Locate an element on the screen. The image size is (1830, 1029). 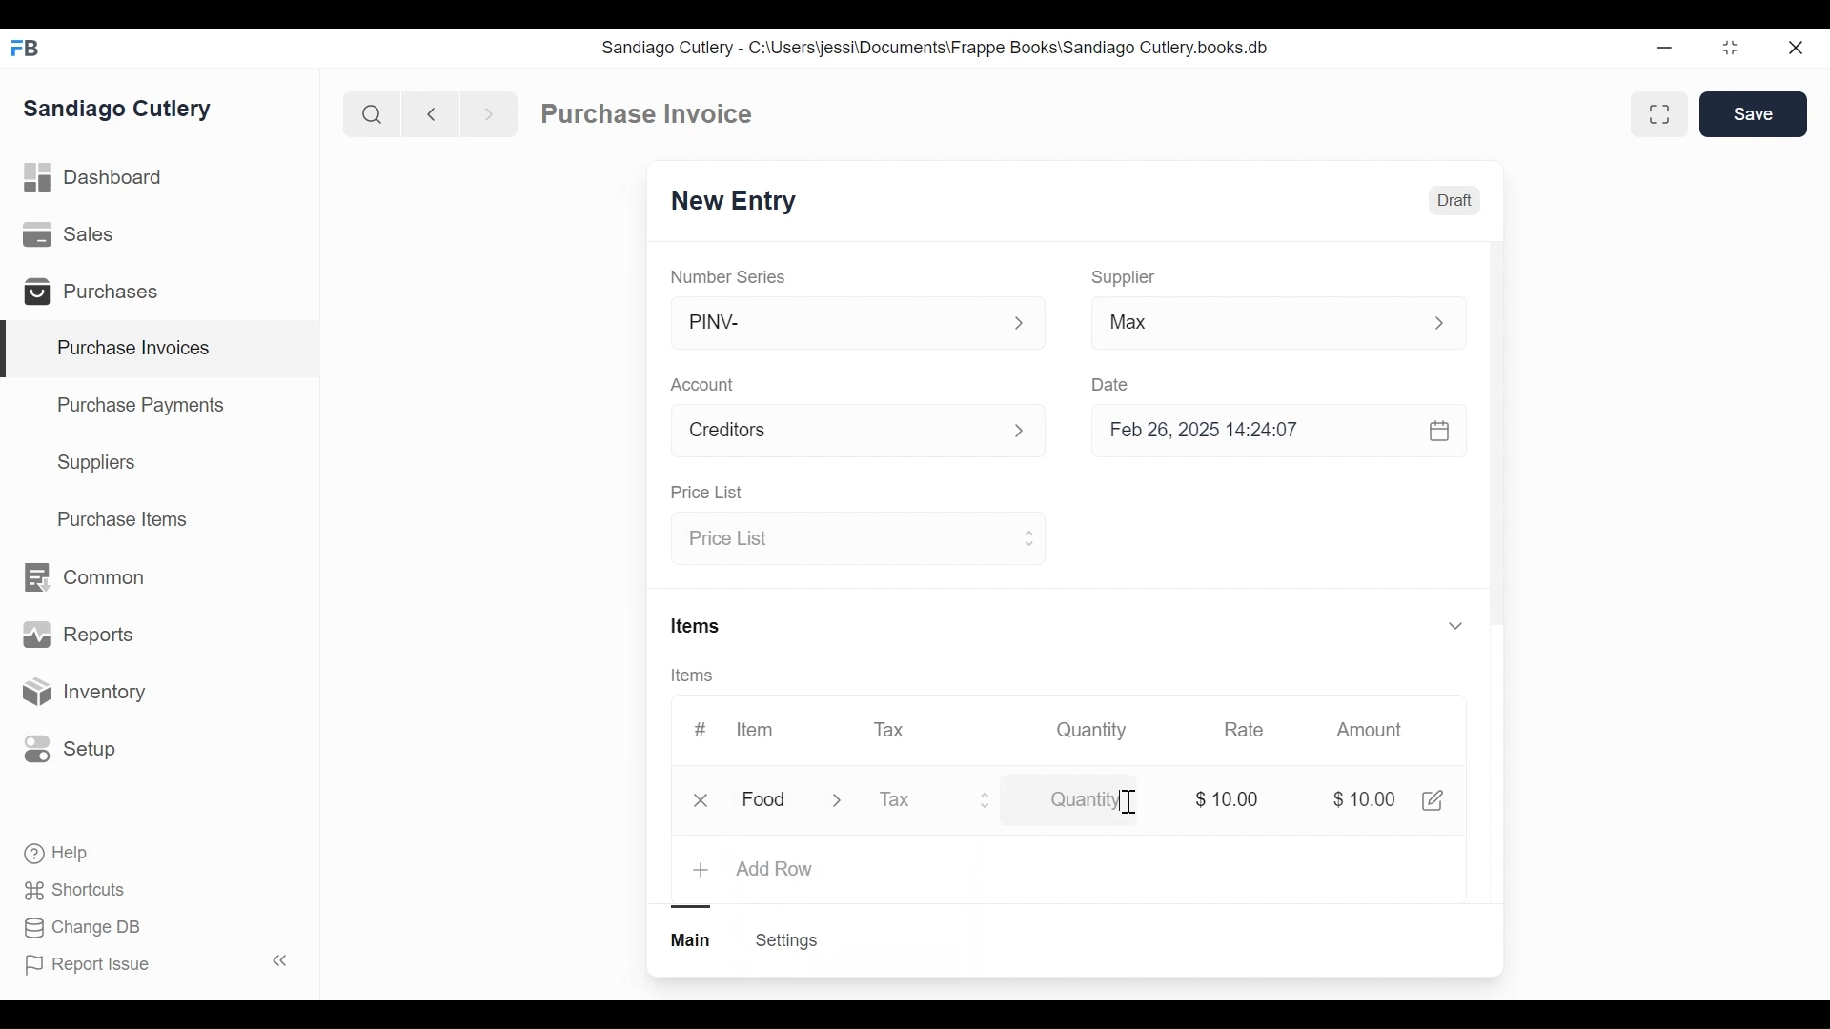
$0.00 is located at coordinates (1368, 801).